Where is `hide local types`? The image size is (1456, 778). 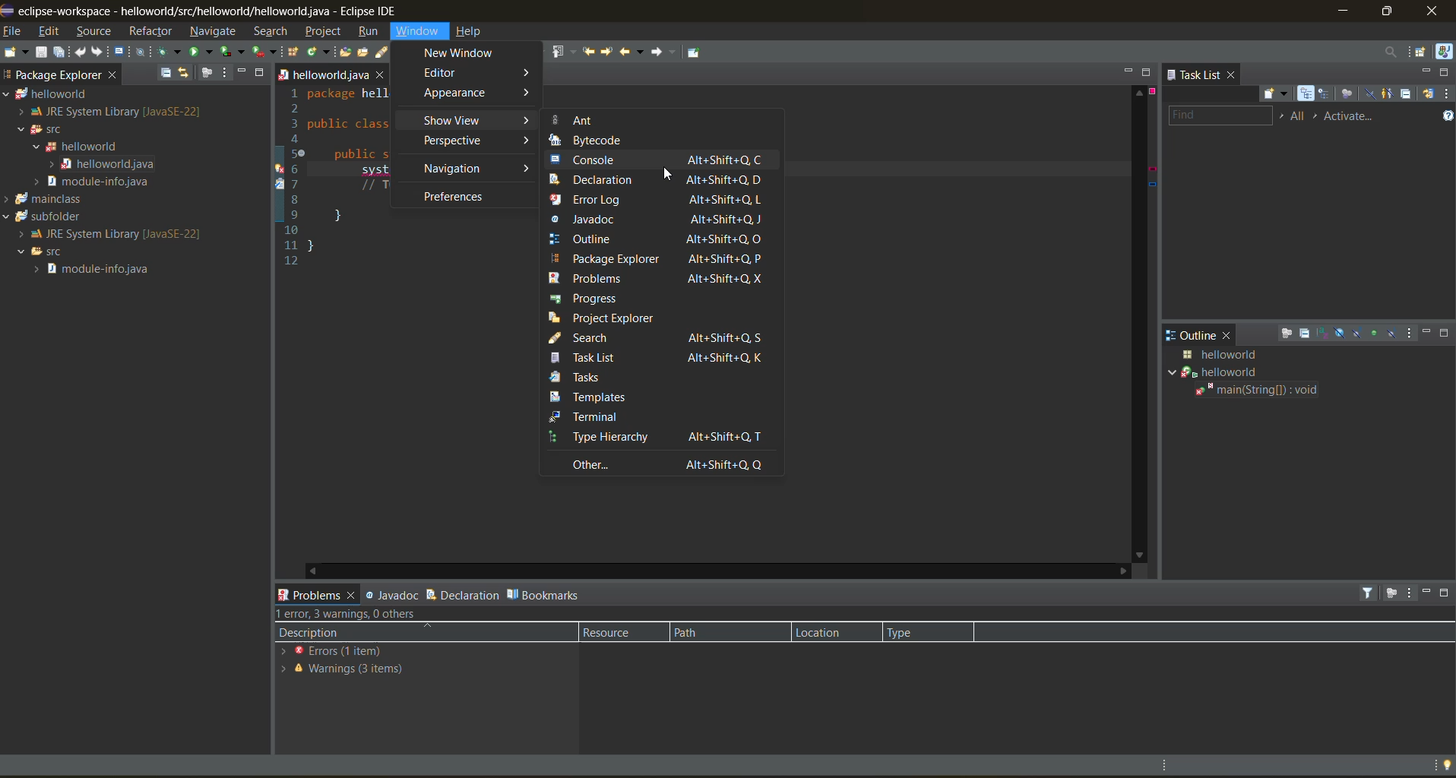 hide local types is located at coordinates (1393, 332).